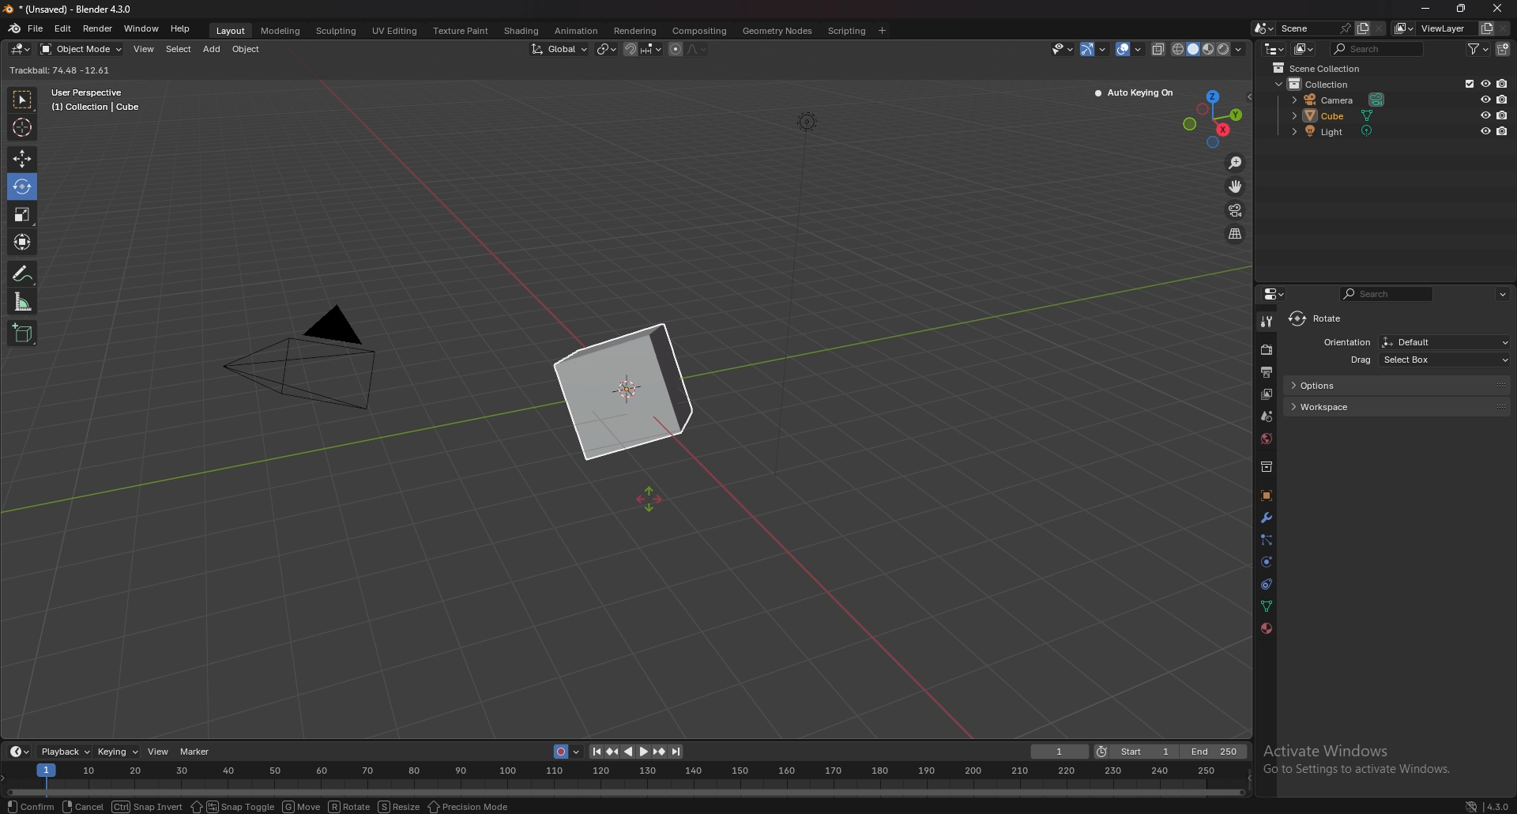 The image size is (1517, 814). I want to click on jump to endpoint, so click(593, 751).